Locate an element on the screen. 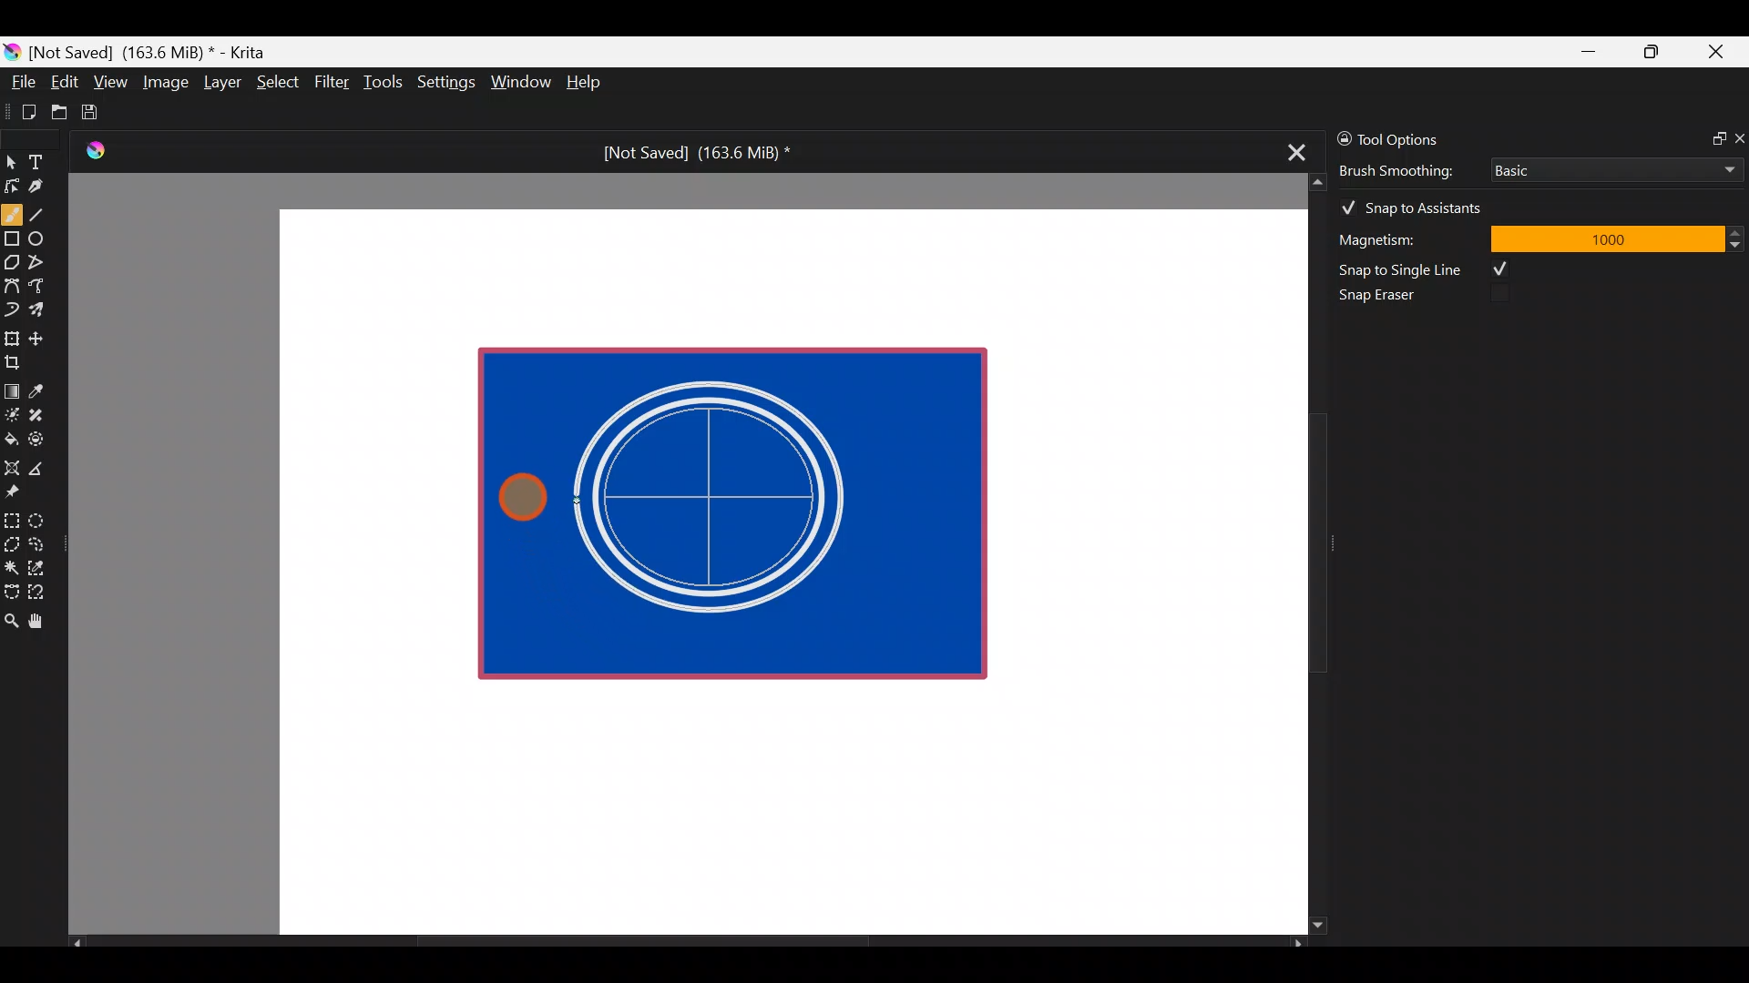  Freehand path tool is located at coordinates (46, 288).